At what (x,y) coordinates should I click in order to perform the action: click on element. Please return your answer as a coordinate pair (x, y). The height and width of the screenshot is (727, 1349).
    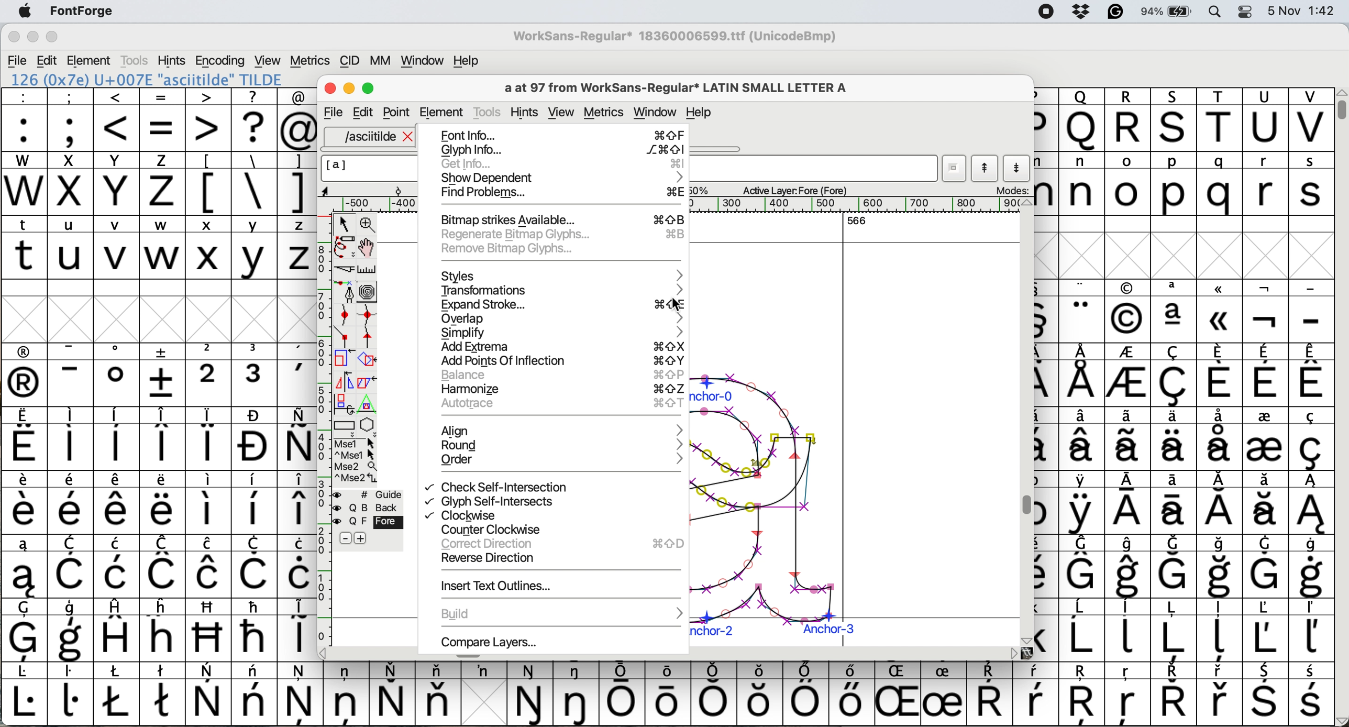
    Looking at the image, I should click on (443, 113).